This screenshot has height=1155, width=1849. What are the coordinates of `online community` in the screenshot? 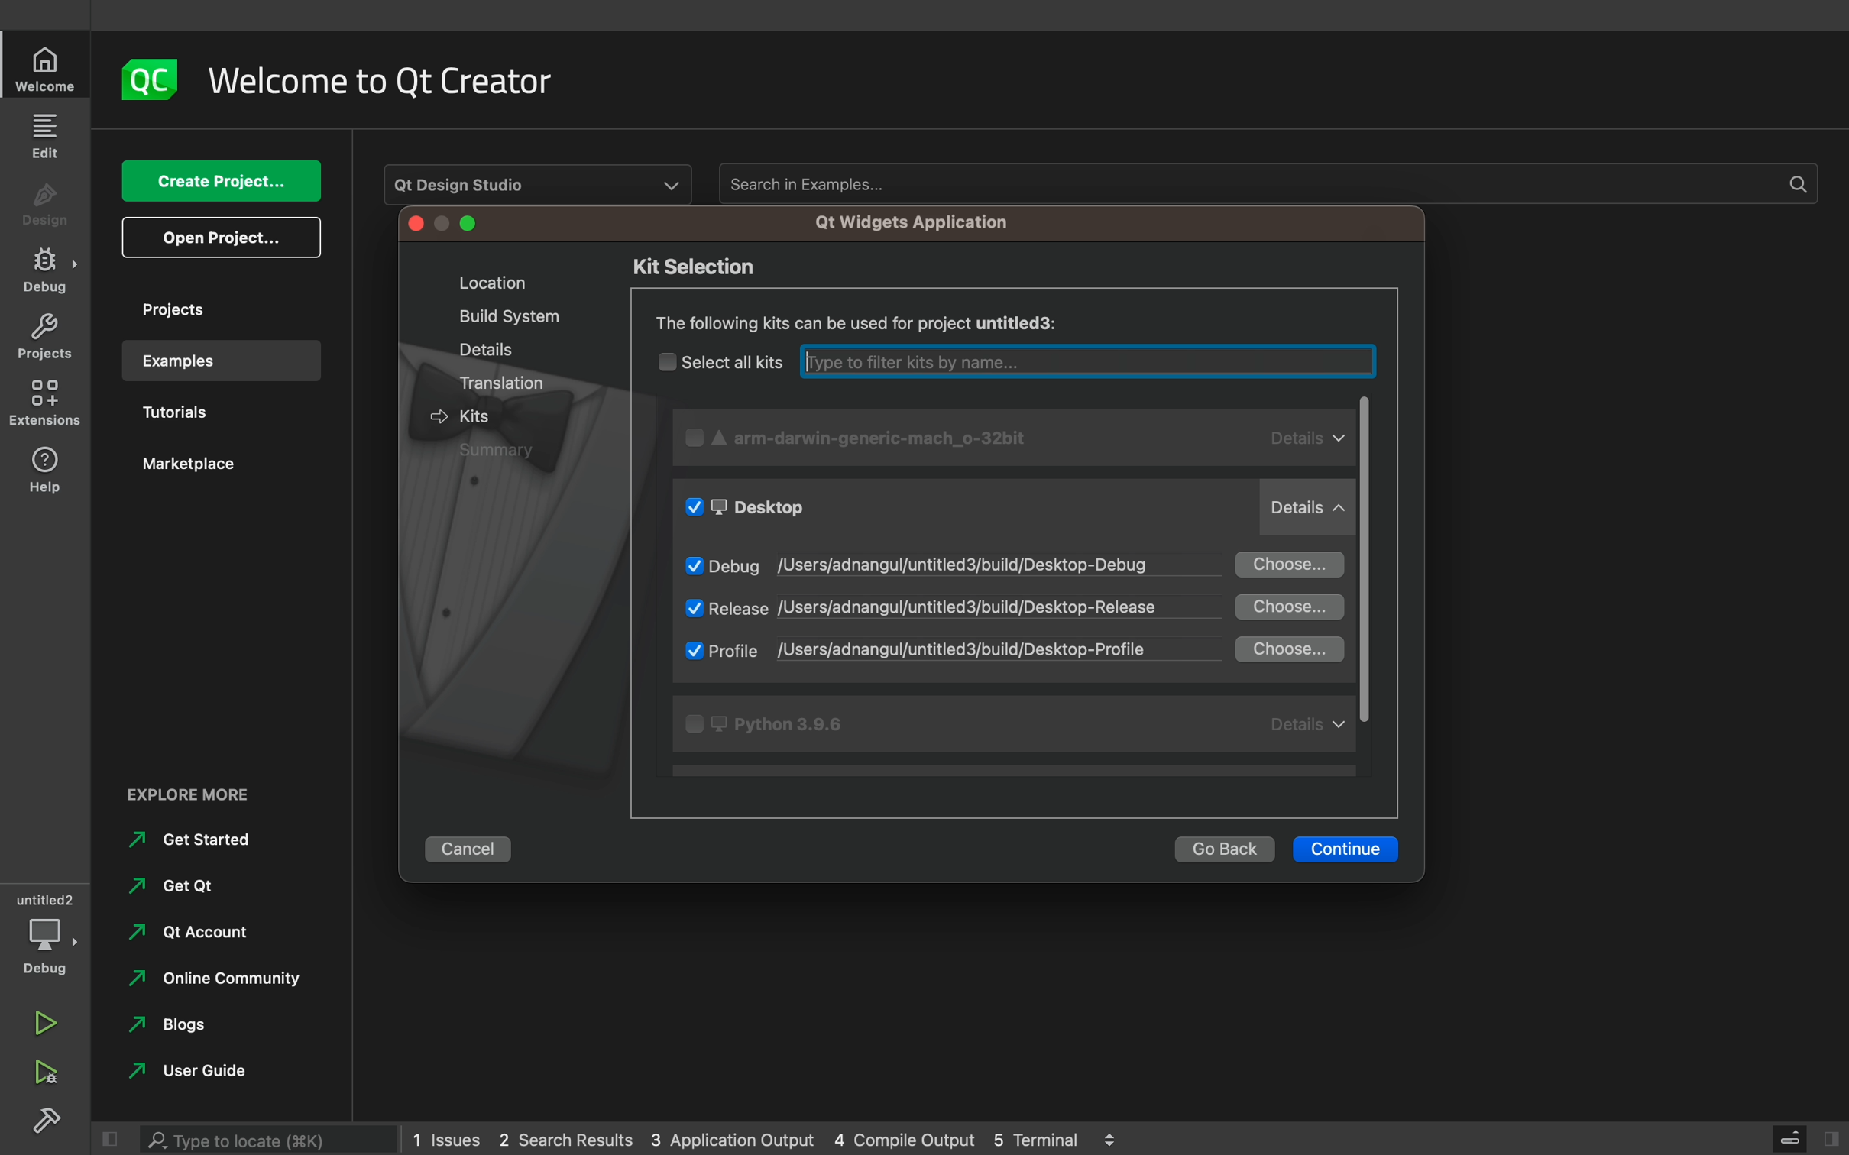 It's located at (215, 983).